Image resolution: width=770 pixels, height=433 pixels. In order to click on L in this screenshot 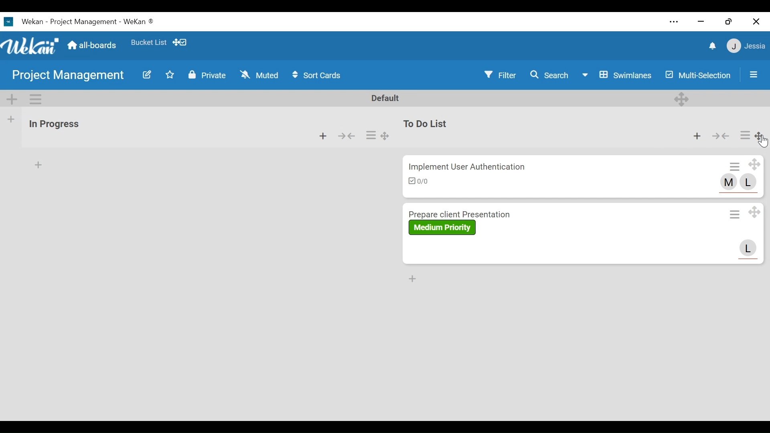, I will do `click(749, 182)`.